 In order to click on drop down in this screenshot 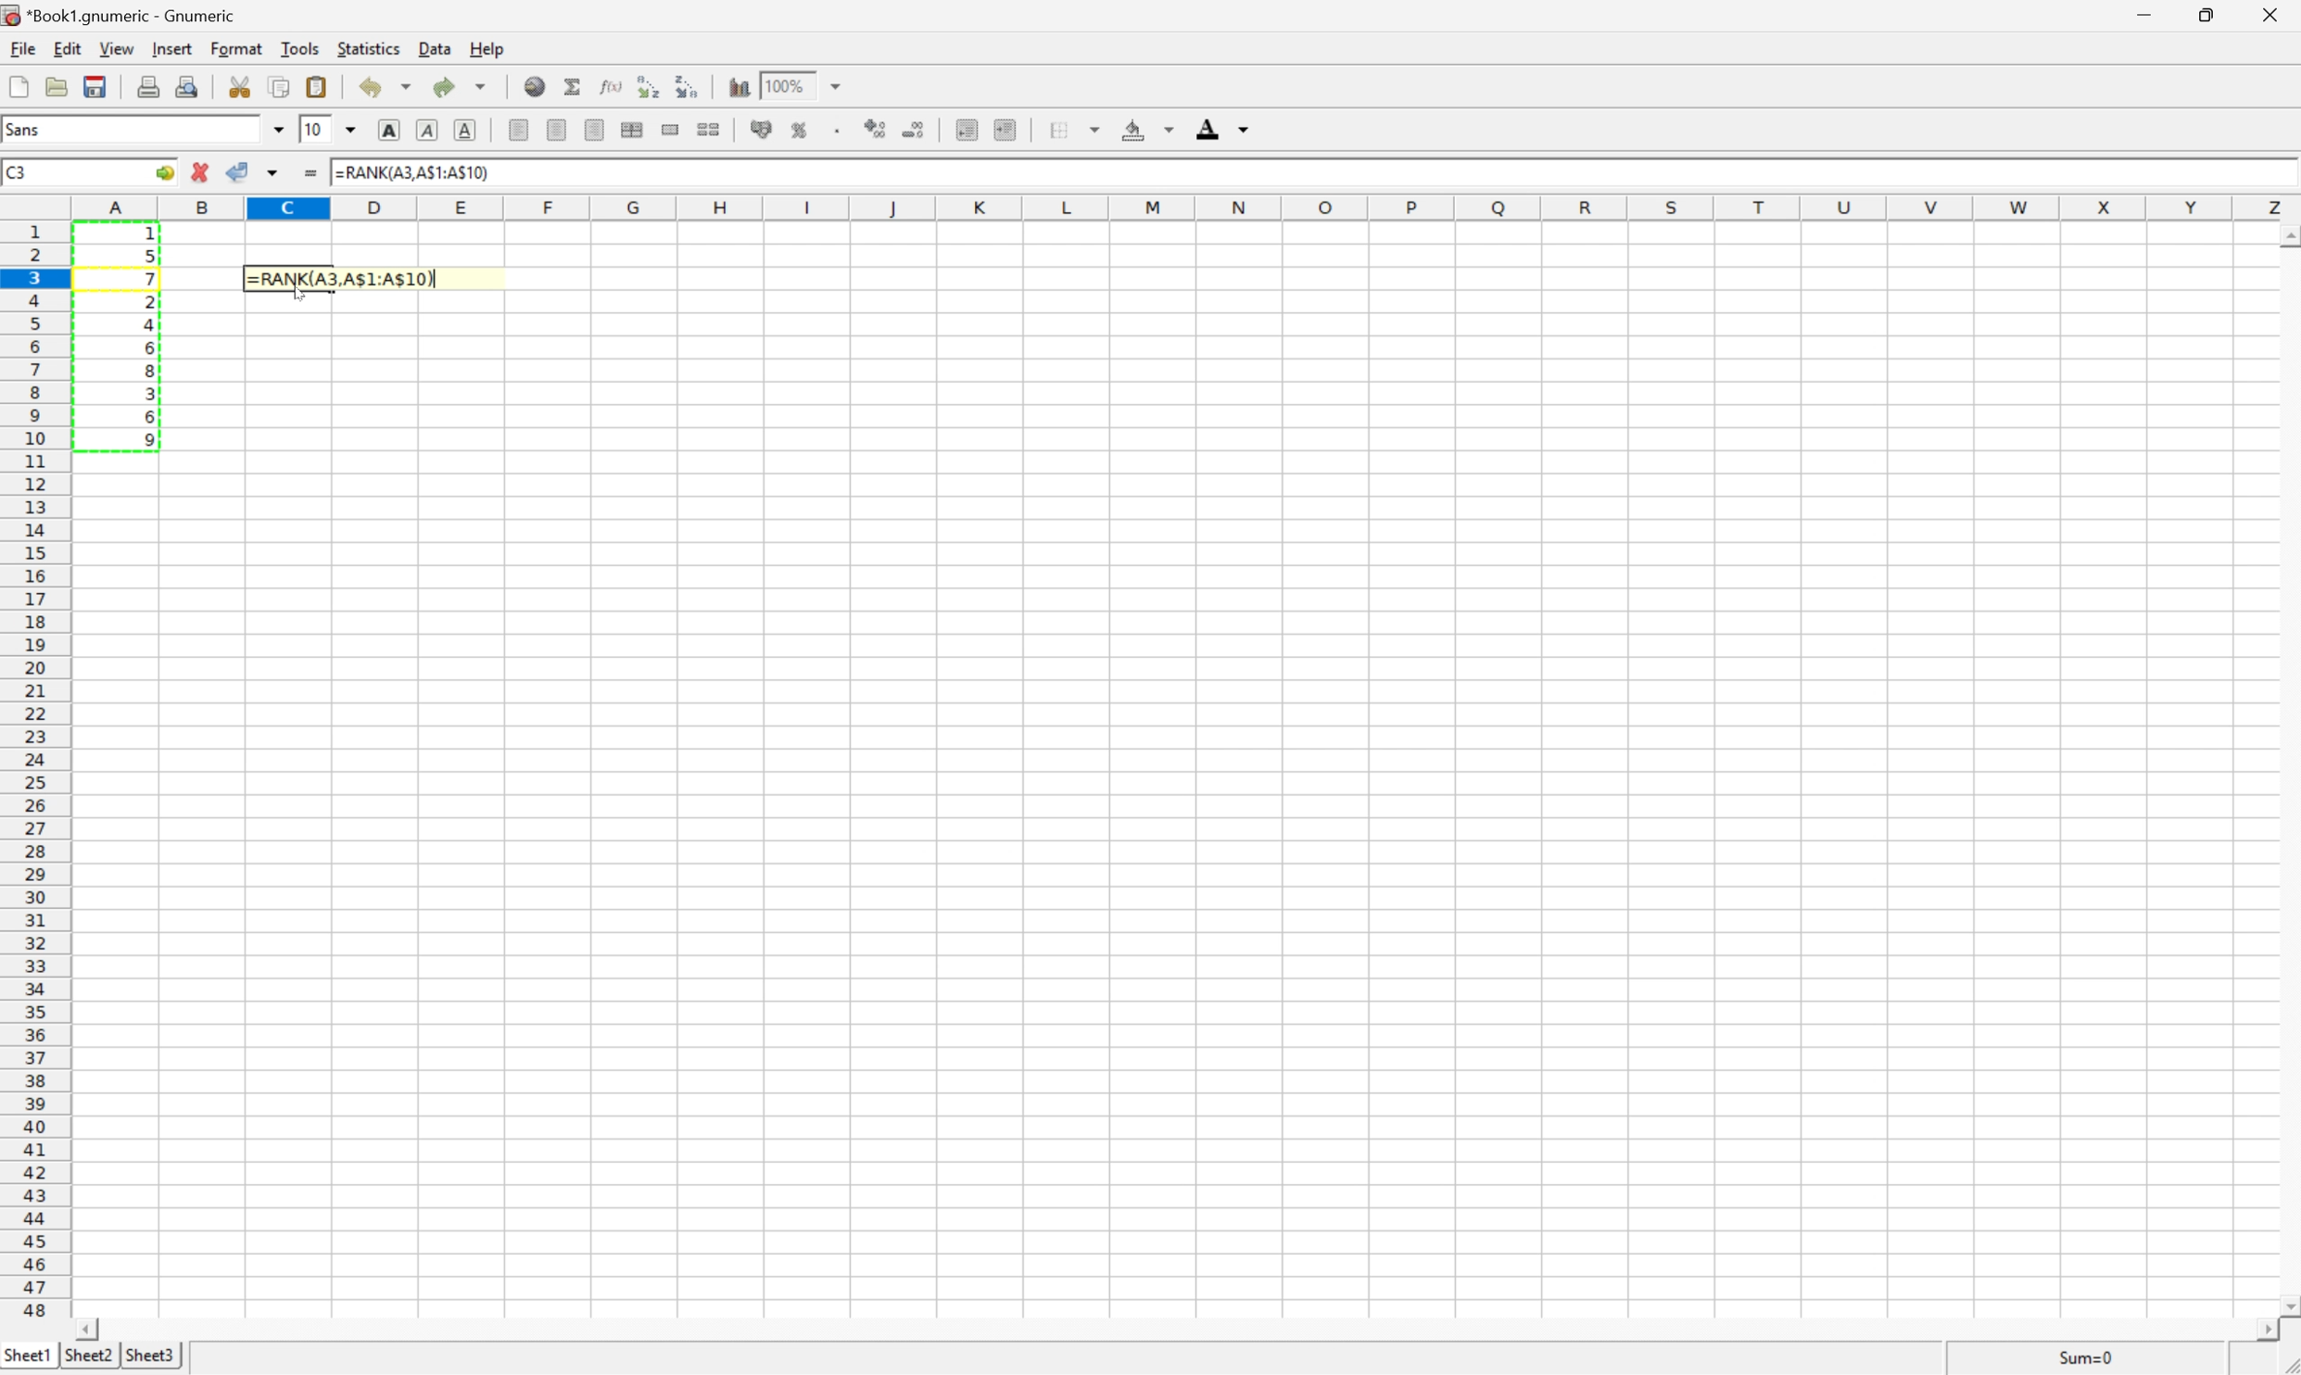, I will do `click(351, 129)`.